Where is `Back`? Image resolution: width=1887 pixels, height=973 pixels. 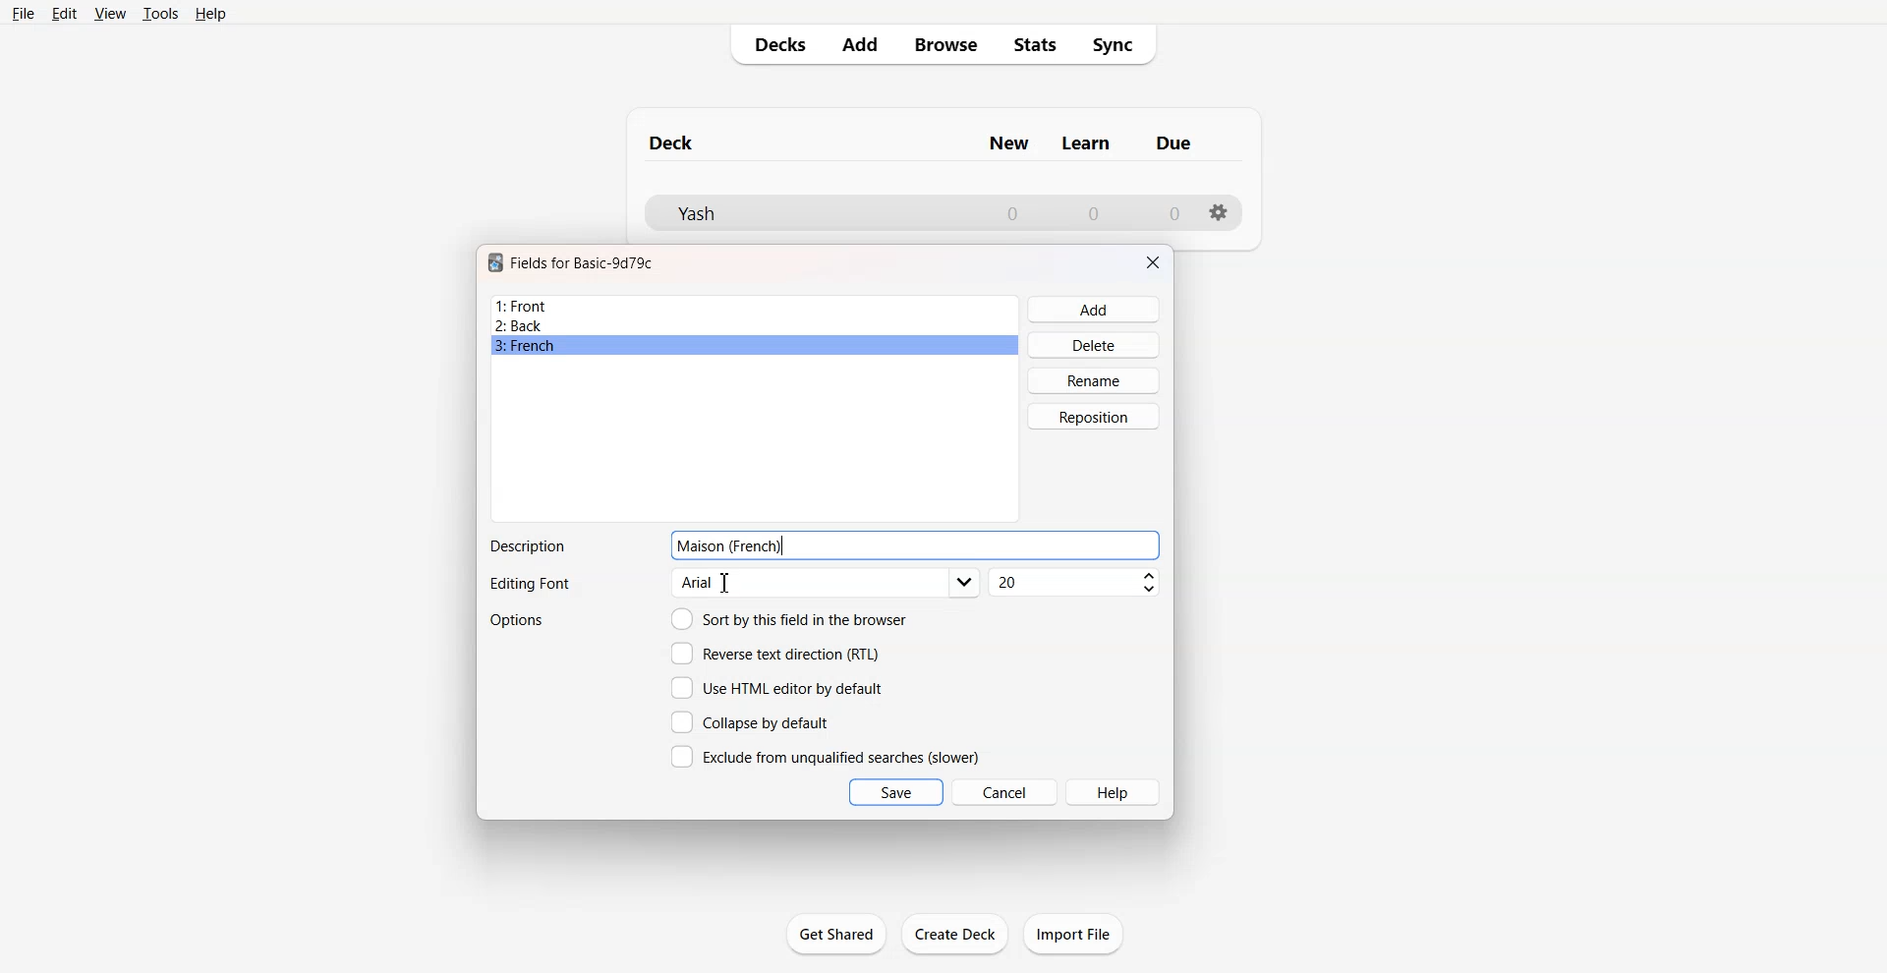
Back is located at coordinates (754, 325).